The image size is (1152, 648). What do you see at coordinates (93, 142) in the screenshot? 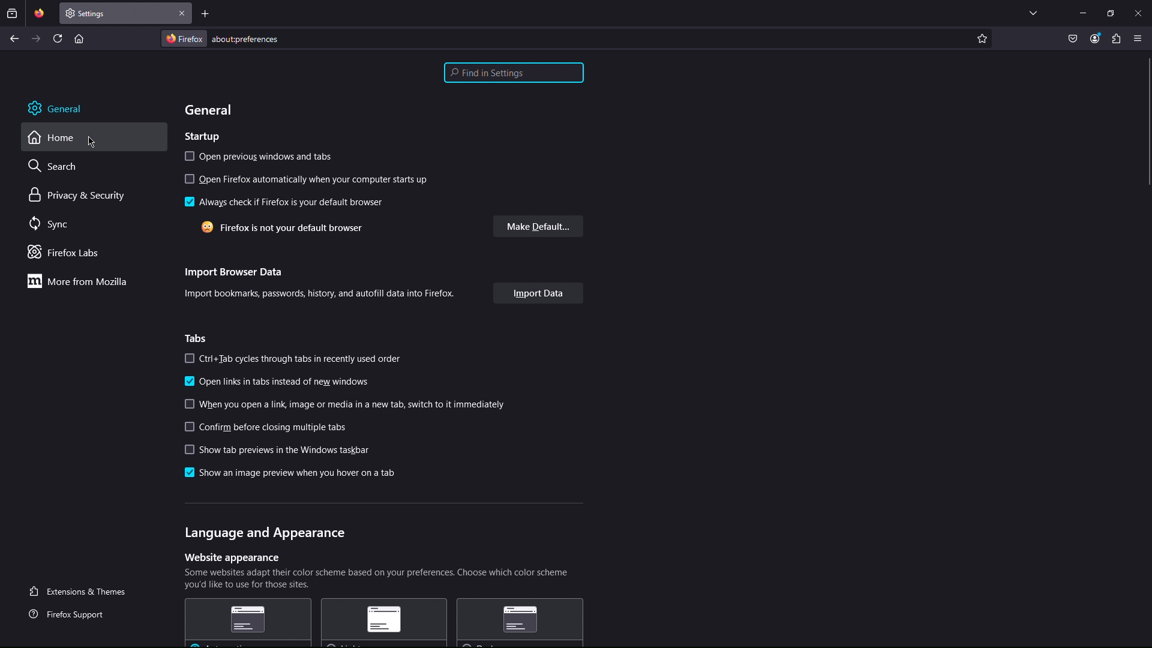
I see `Cursor at Home` at bounding box center [93, 142].